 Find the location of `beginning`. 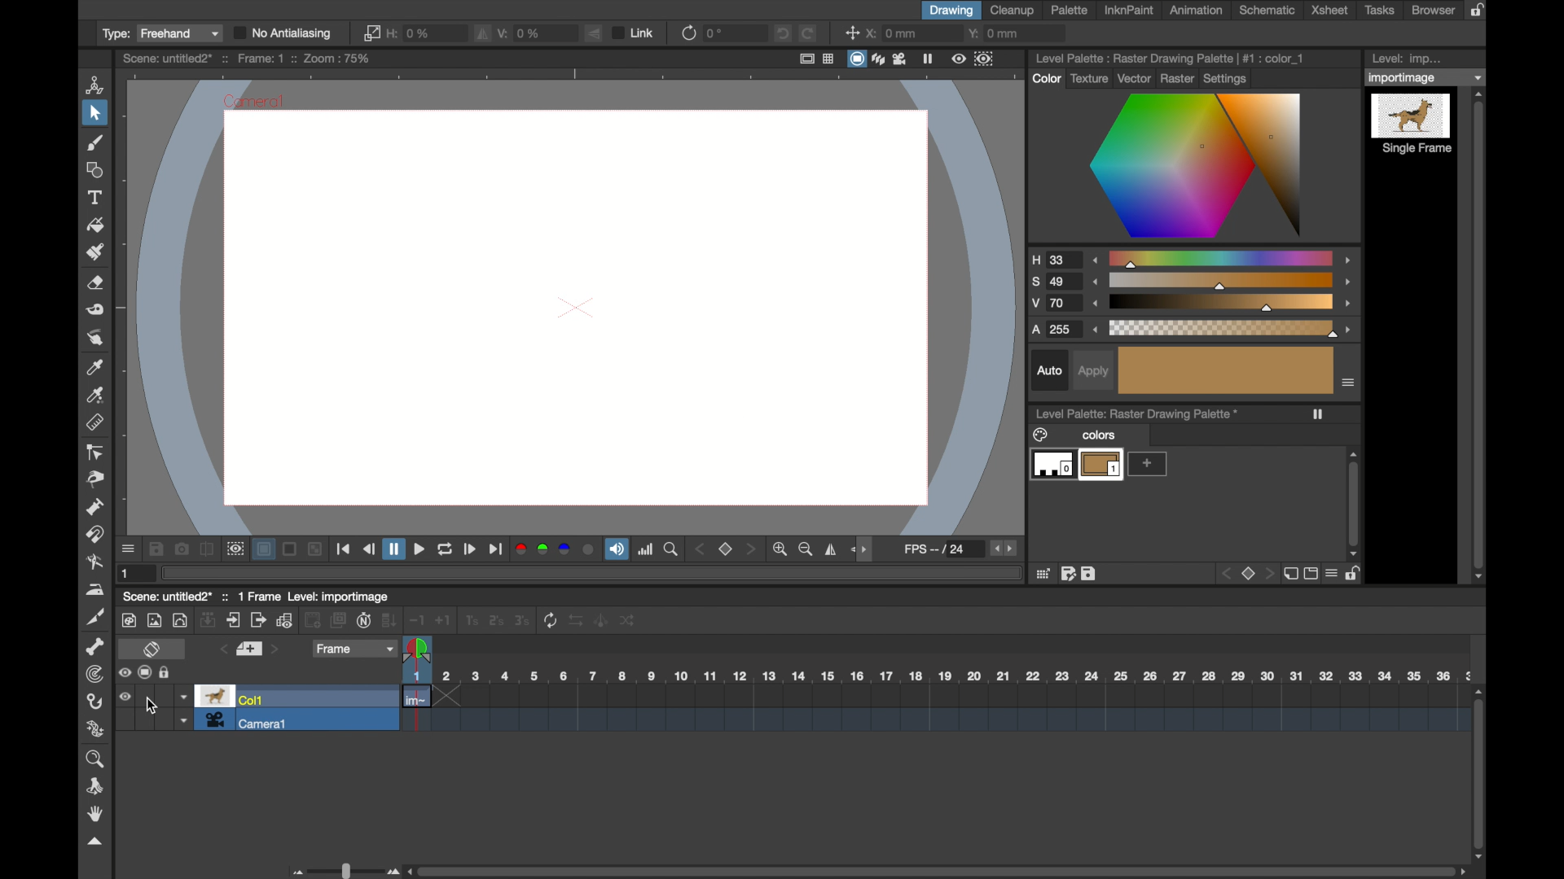

beginning is located at coordinates (345, 551).